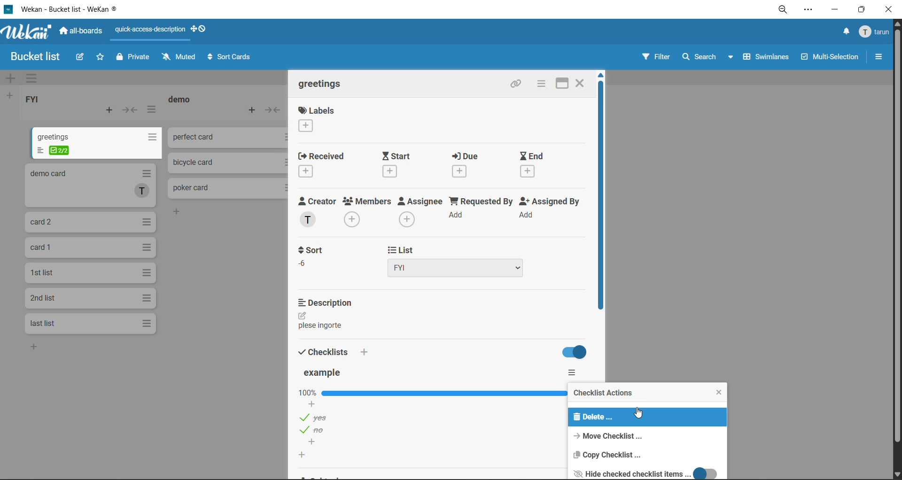 Image resolution: width=902 pixels, height=480 pixels. What do you see at coordinates (707, 56) in the screenshot?
I see `search` at bounding box center [707, 56].